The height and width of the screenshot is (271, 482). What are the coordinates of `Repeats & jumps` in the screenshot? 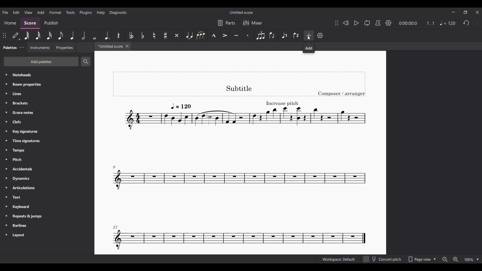 It's located at (47, 216).